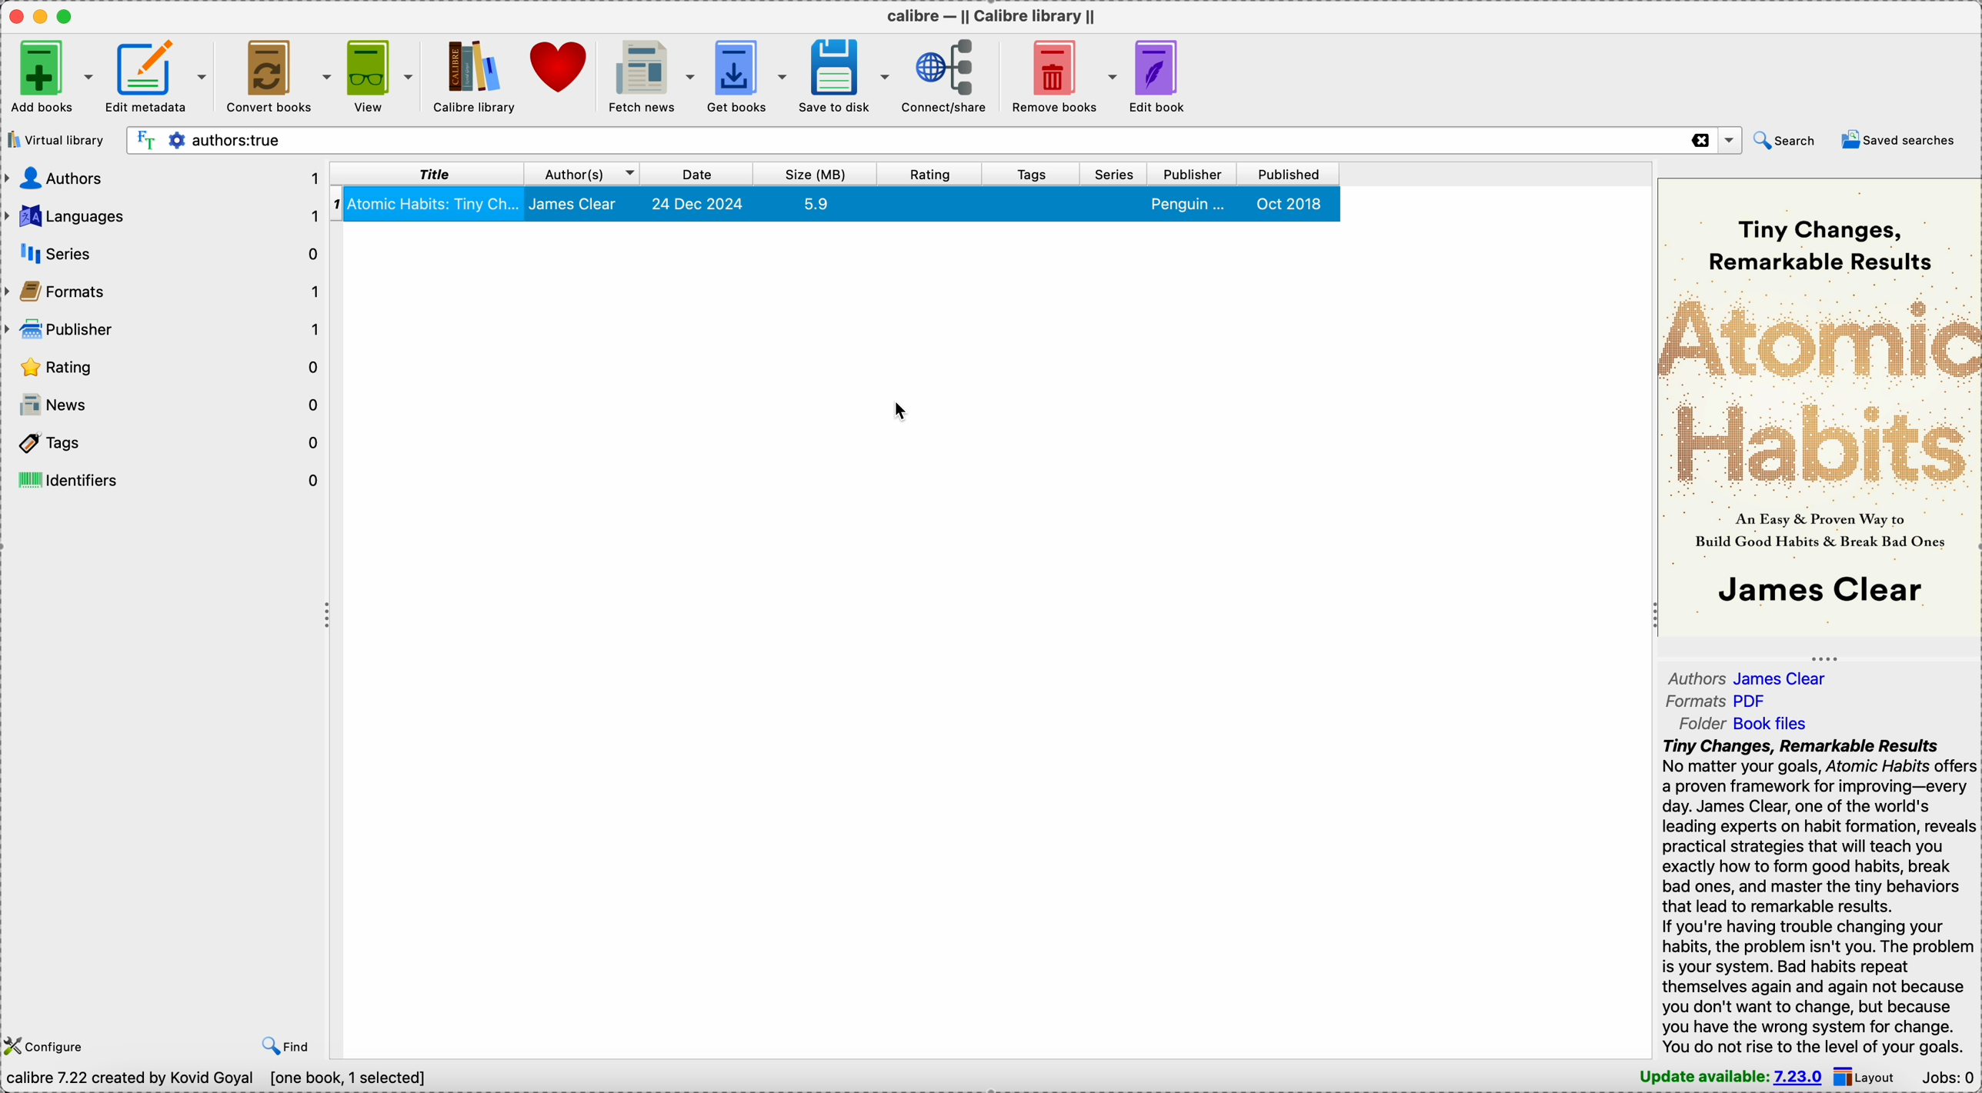 This screenshot has height=1093, width=1982. Describe the element at coordinates (164, 328) in the screenshot. I see `publisher` at that location.